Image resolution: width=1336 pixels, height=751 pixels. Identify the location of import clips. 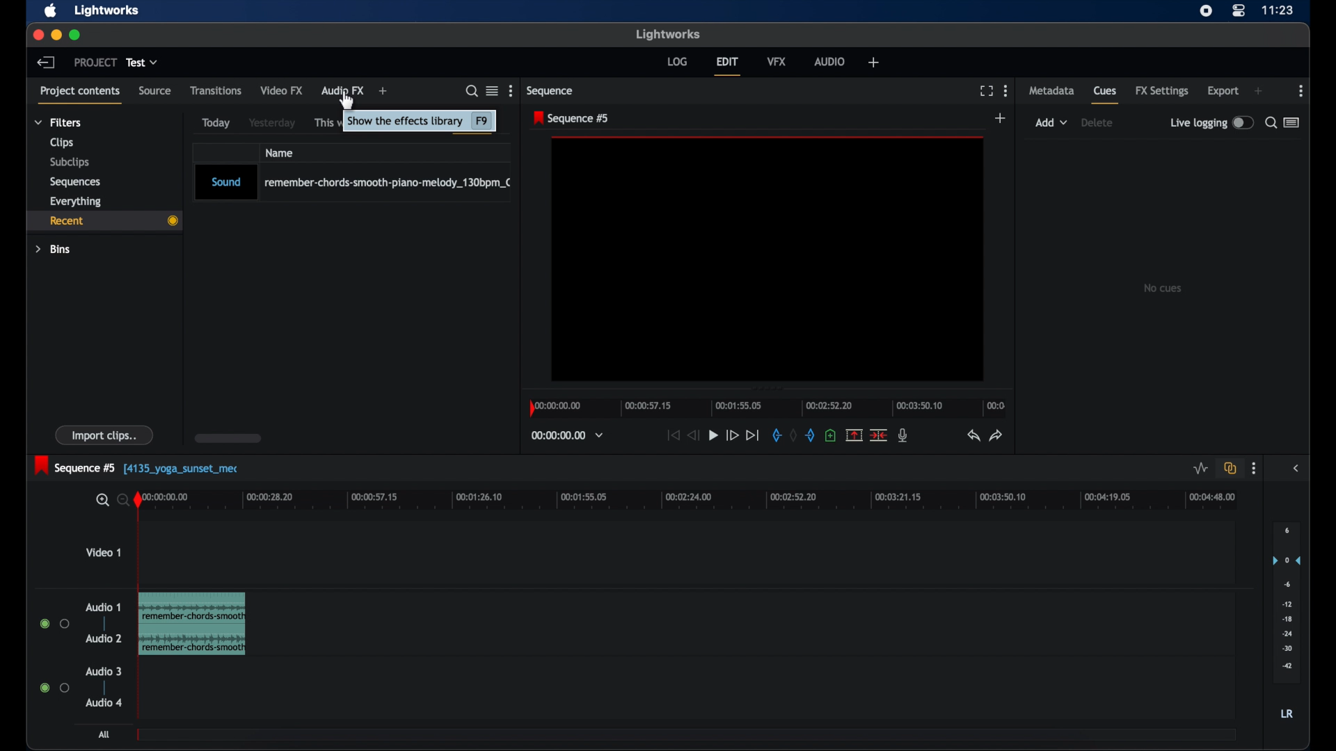
(104, 435).